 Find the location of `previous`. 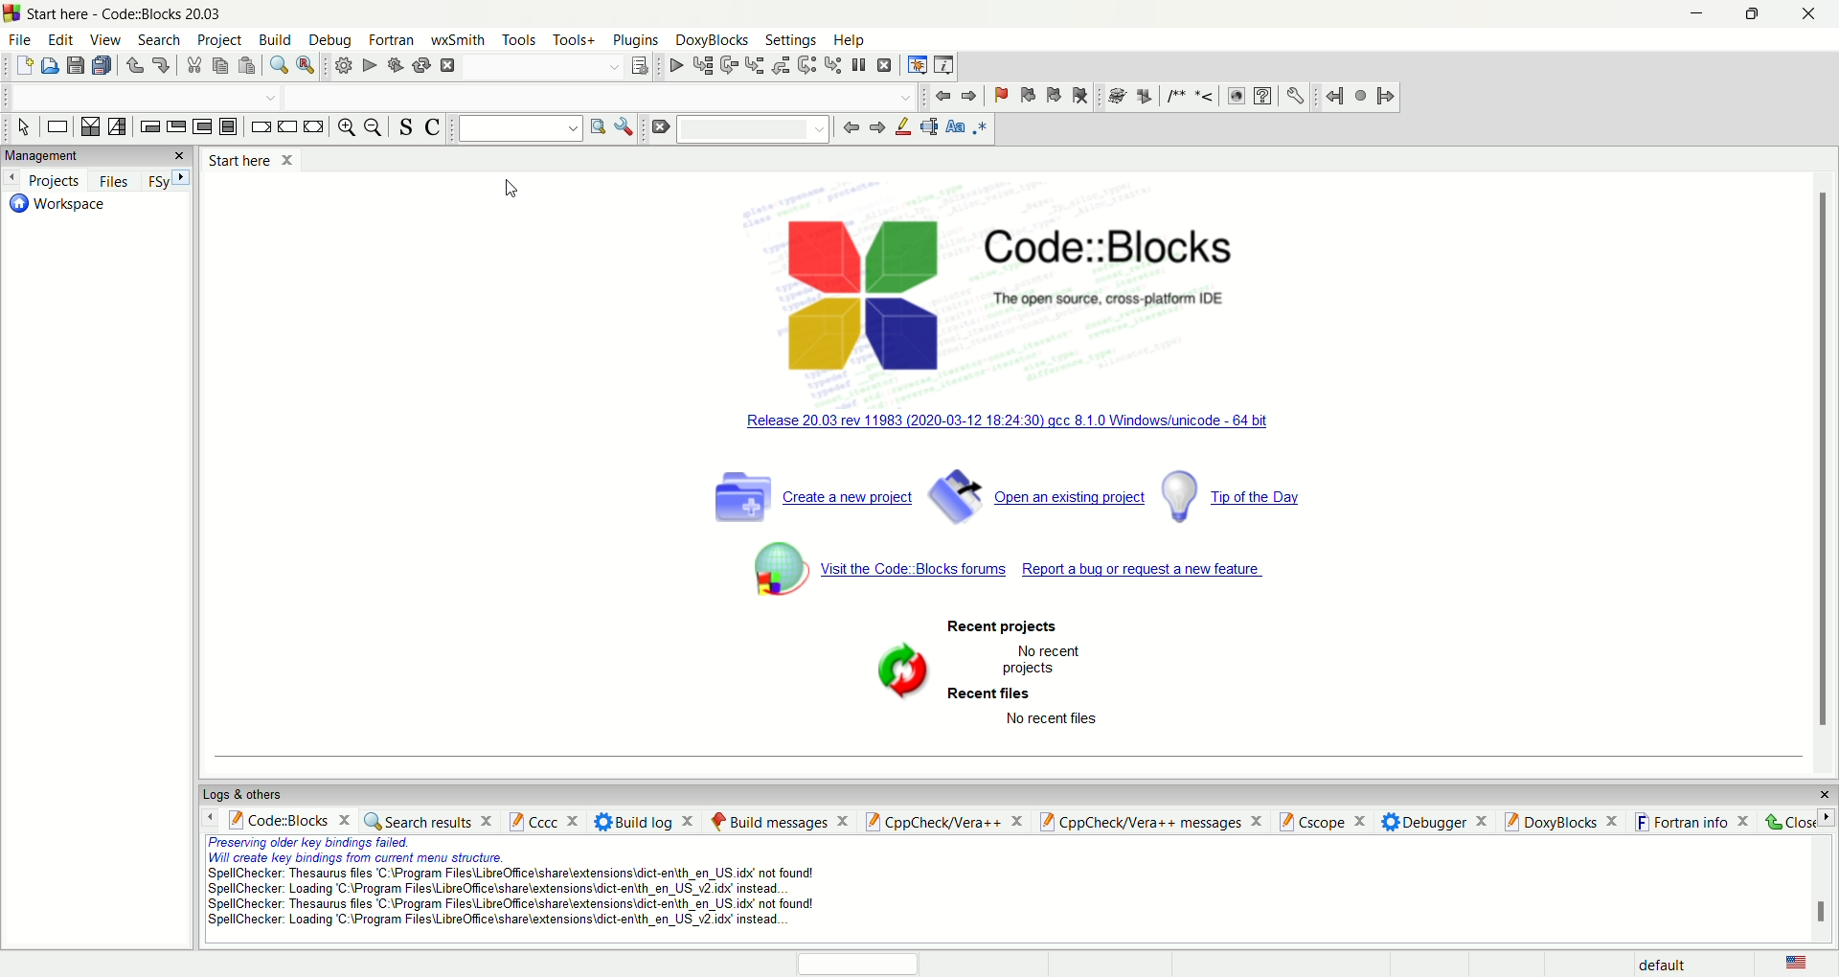

previous is located at coordinates (850, 128).